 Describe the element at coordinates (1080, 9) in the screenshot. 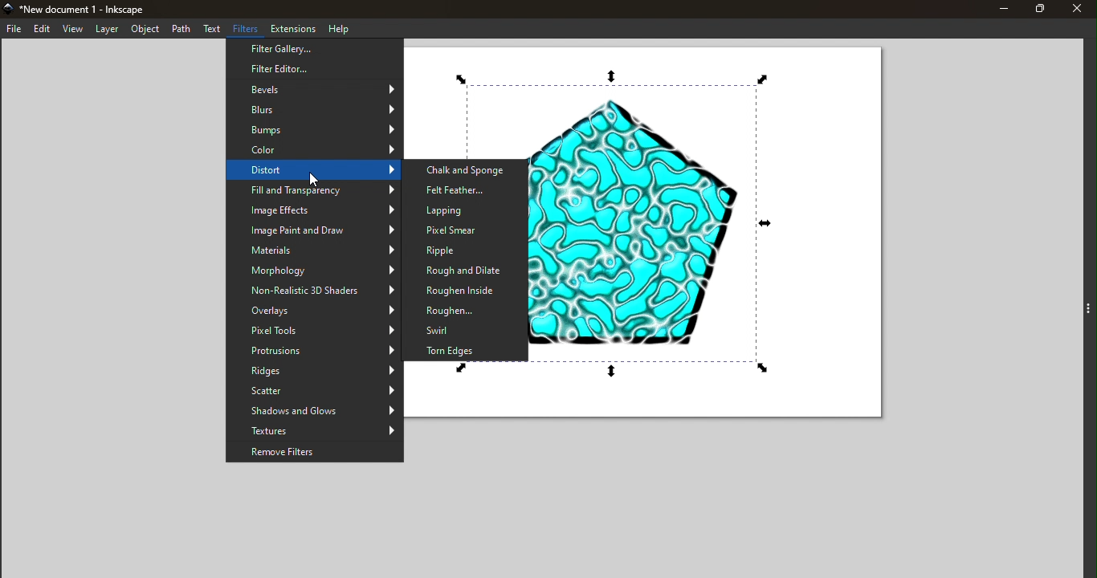

I see `Close` at that location.